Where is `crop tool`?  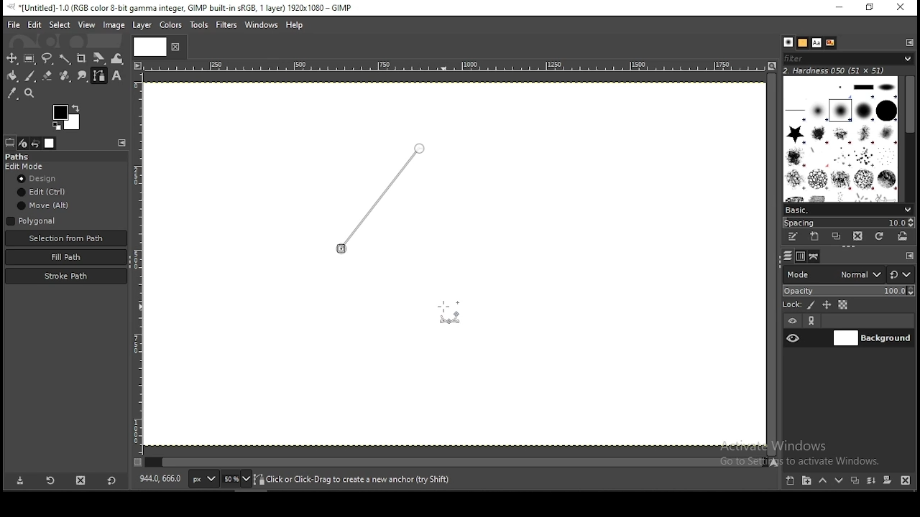
crop tool is located at coordinates (83, 57).